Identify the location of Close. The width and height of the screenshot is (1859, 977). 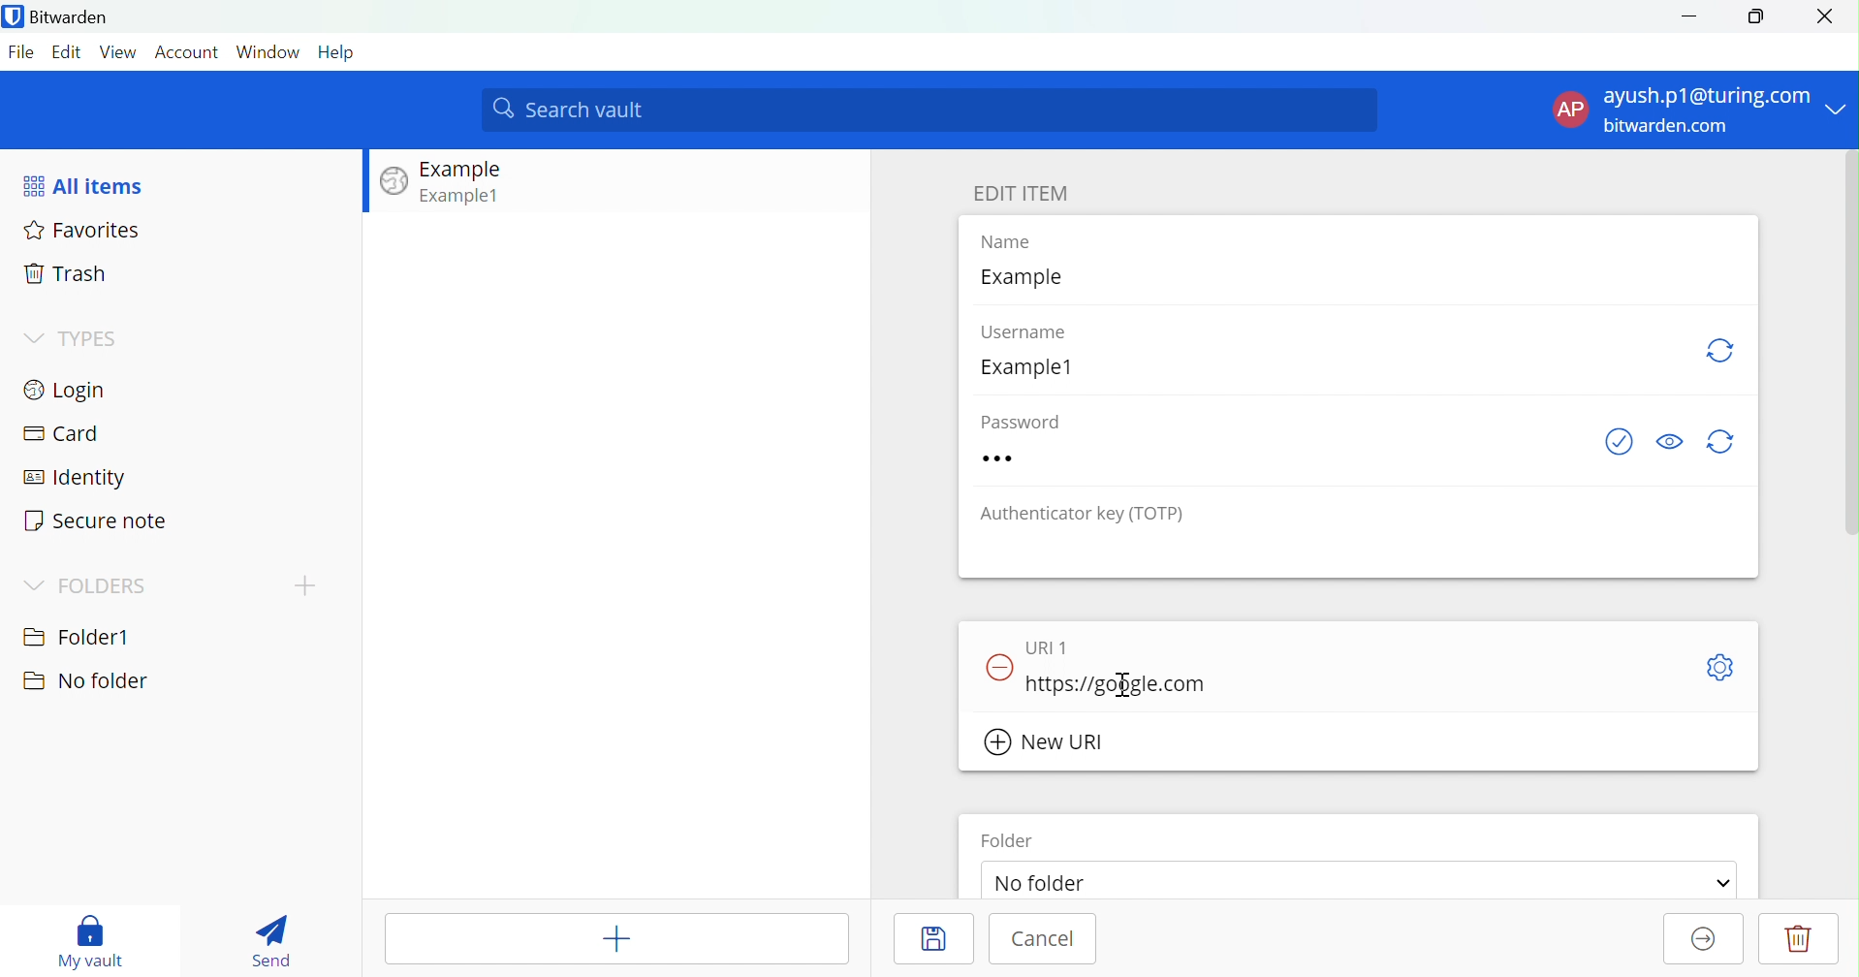
(1832, 16).